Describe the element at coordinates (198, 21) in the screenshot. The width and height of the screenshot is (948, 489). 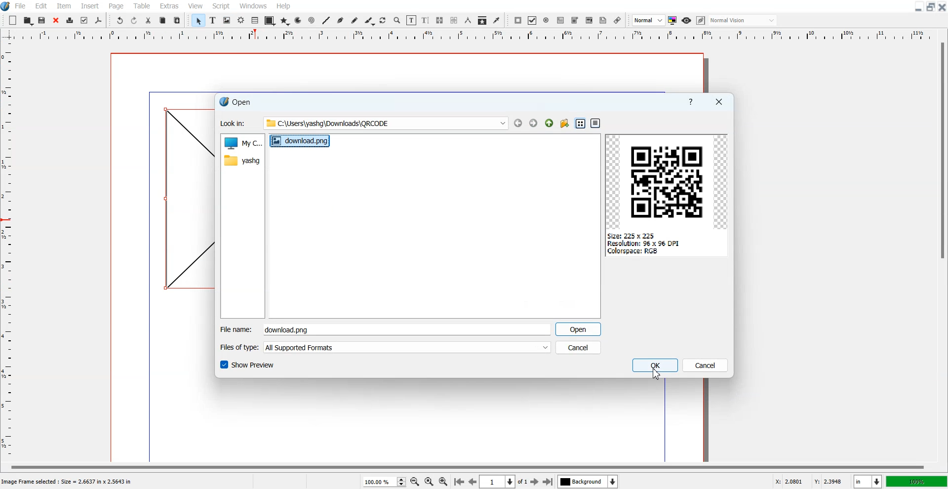
I see `Select Item` at that location.